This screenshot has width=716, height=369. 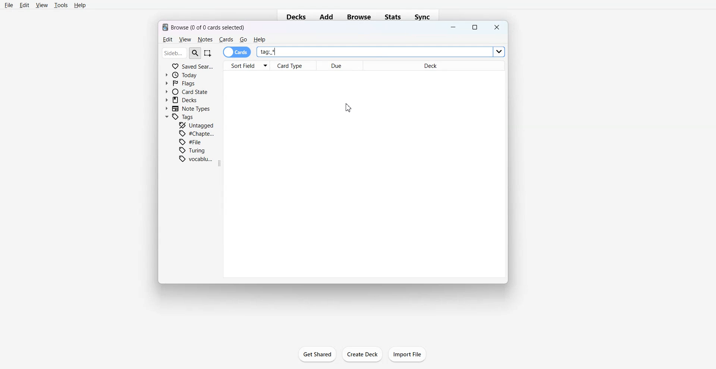 What do you see at coordinates (61, 5) in the screenshot?
I see `Tools` at bounding box center [61, 5].